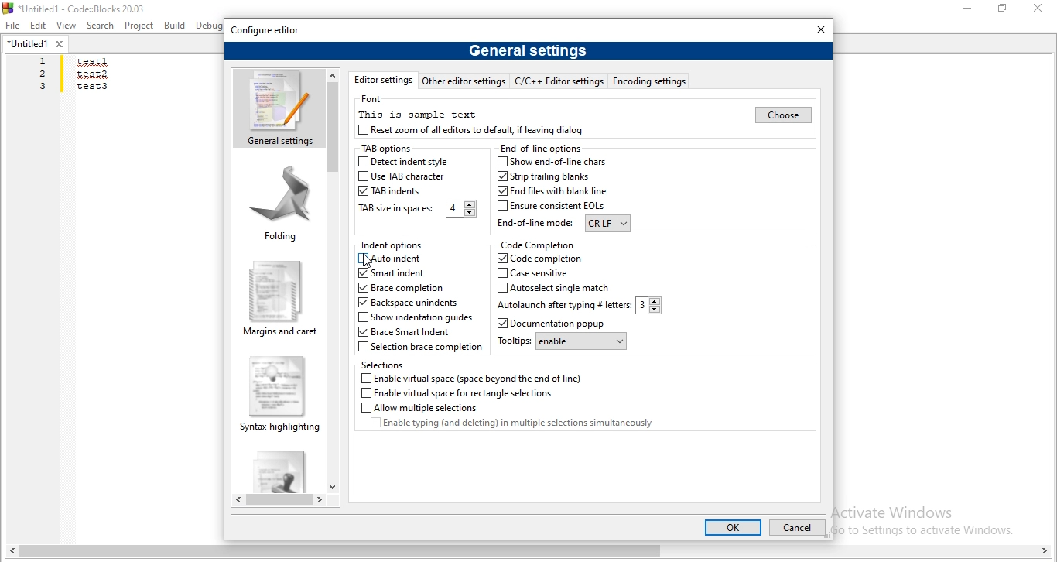 The height and width of the screenshot is (562, 1057). What do you see at coordinates (561, 81) in the screenshot?
I see `C/C++ Editor settings ` at bounding box center [561, 81].